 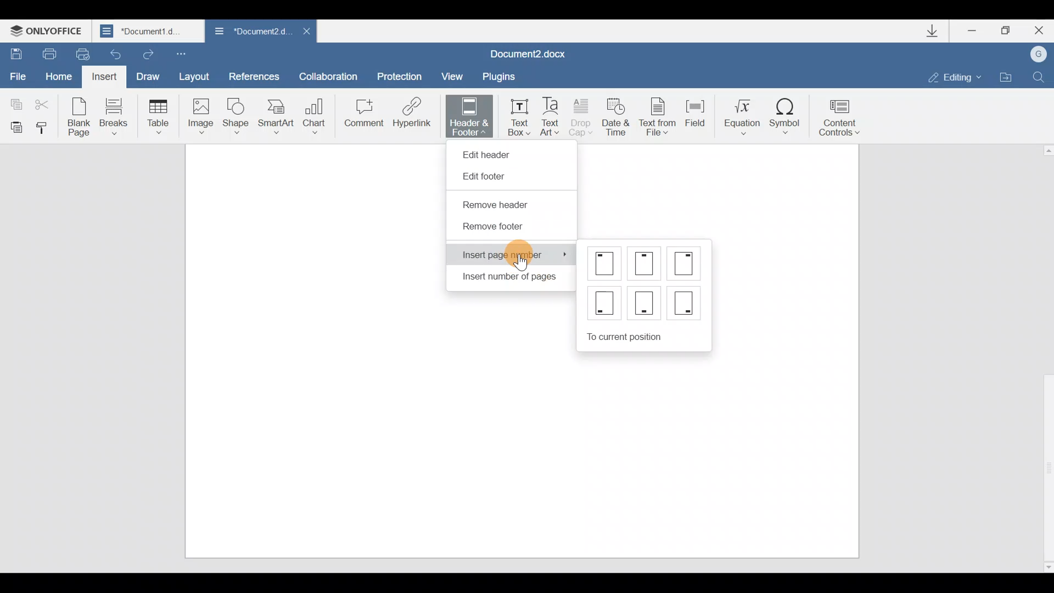 I want to click on Editing mode, so click(x=949, y=76).